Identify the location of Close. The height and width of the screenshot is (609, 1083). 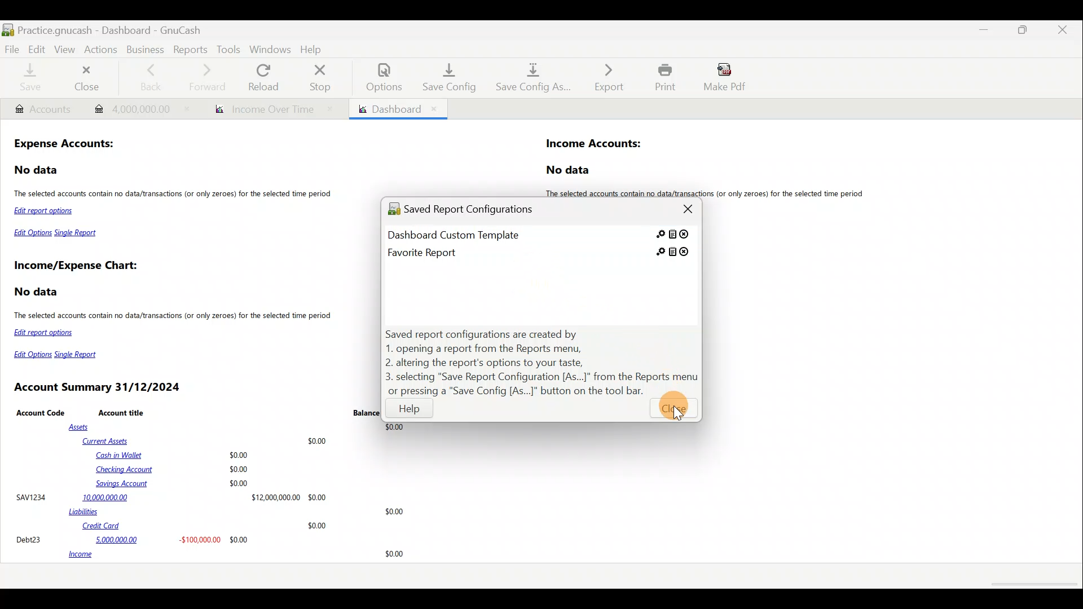
(1063, 32).